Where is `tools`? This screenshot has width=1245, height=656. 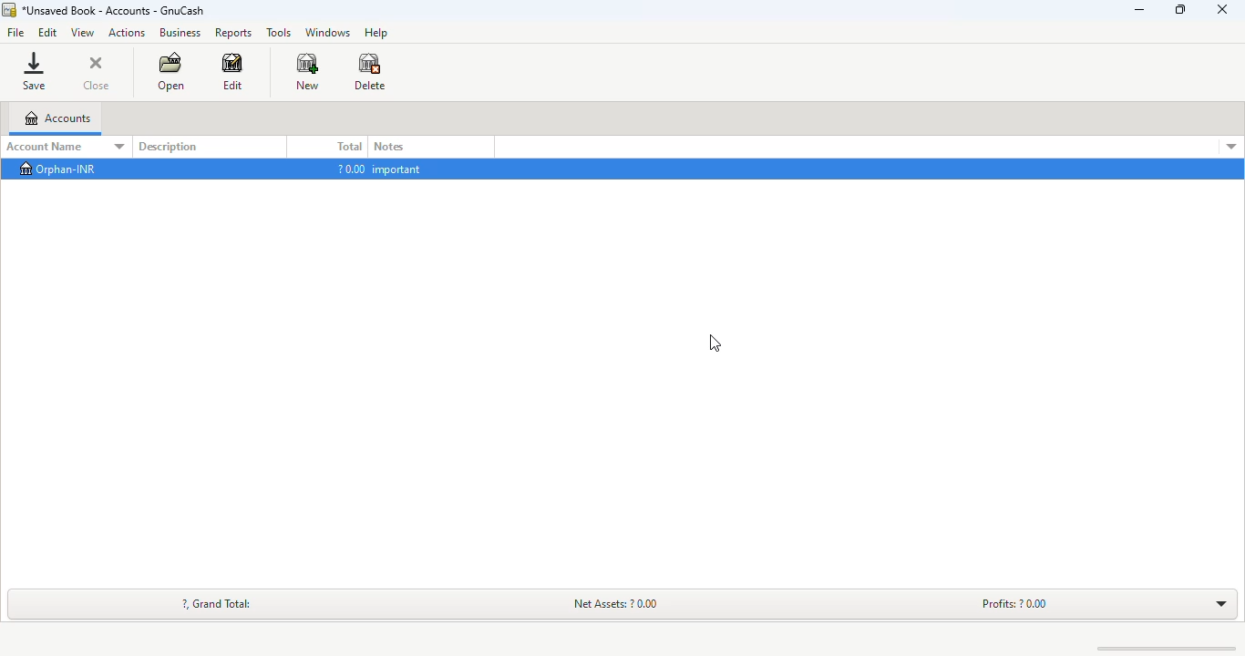
tools is located at coordinates (279, 34).